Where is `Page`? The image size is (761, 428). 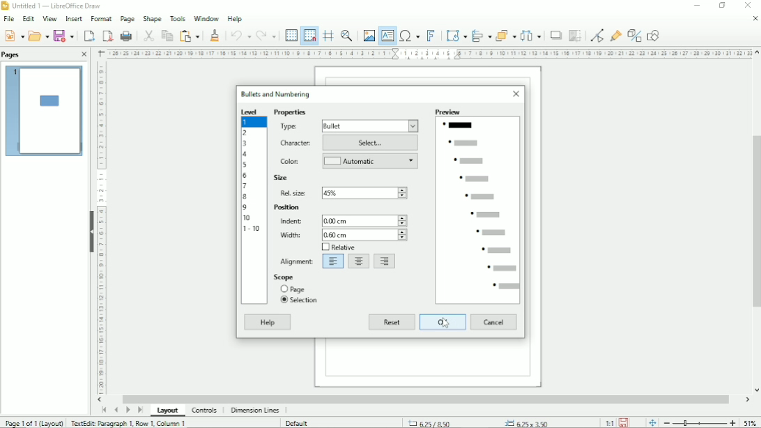
Page is located at coordinates (128, 19).